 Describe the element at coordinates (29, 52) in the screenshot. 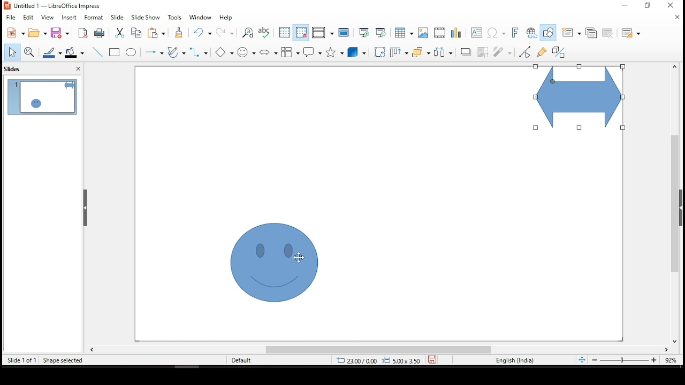

I see `zoom and pan` at that location.